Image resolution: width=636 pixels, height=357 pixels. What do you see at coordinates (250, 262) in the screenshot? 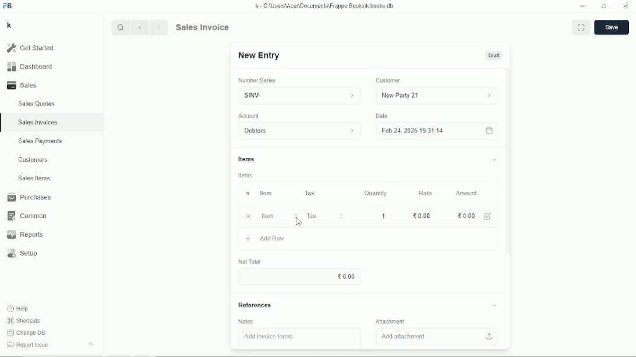
I see `Net total` at bounding box center [250, 262].